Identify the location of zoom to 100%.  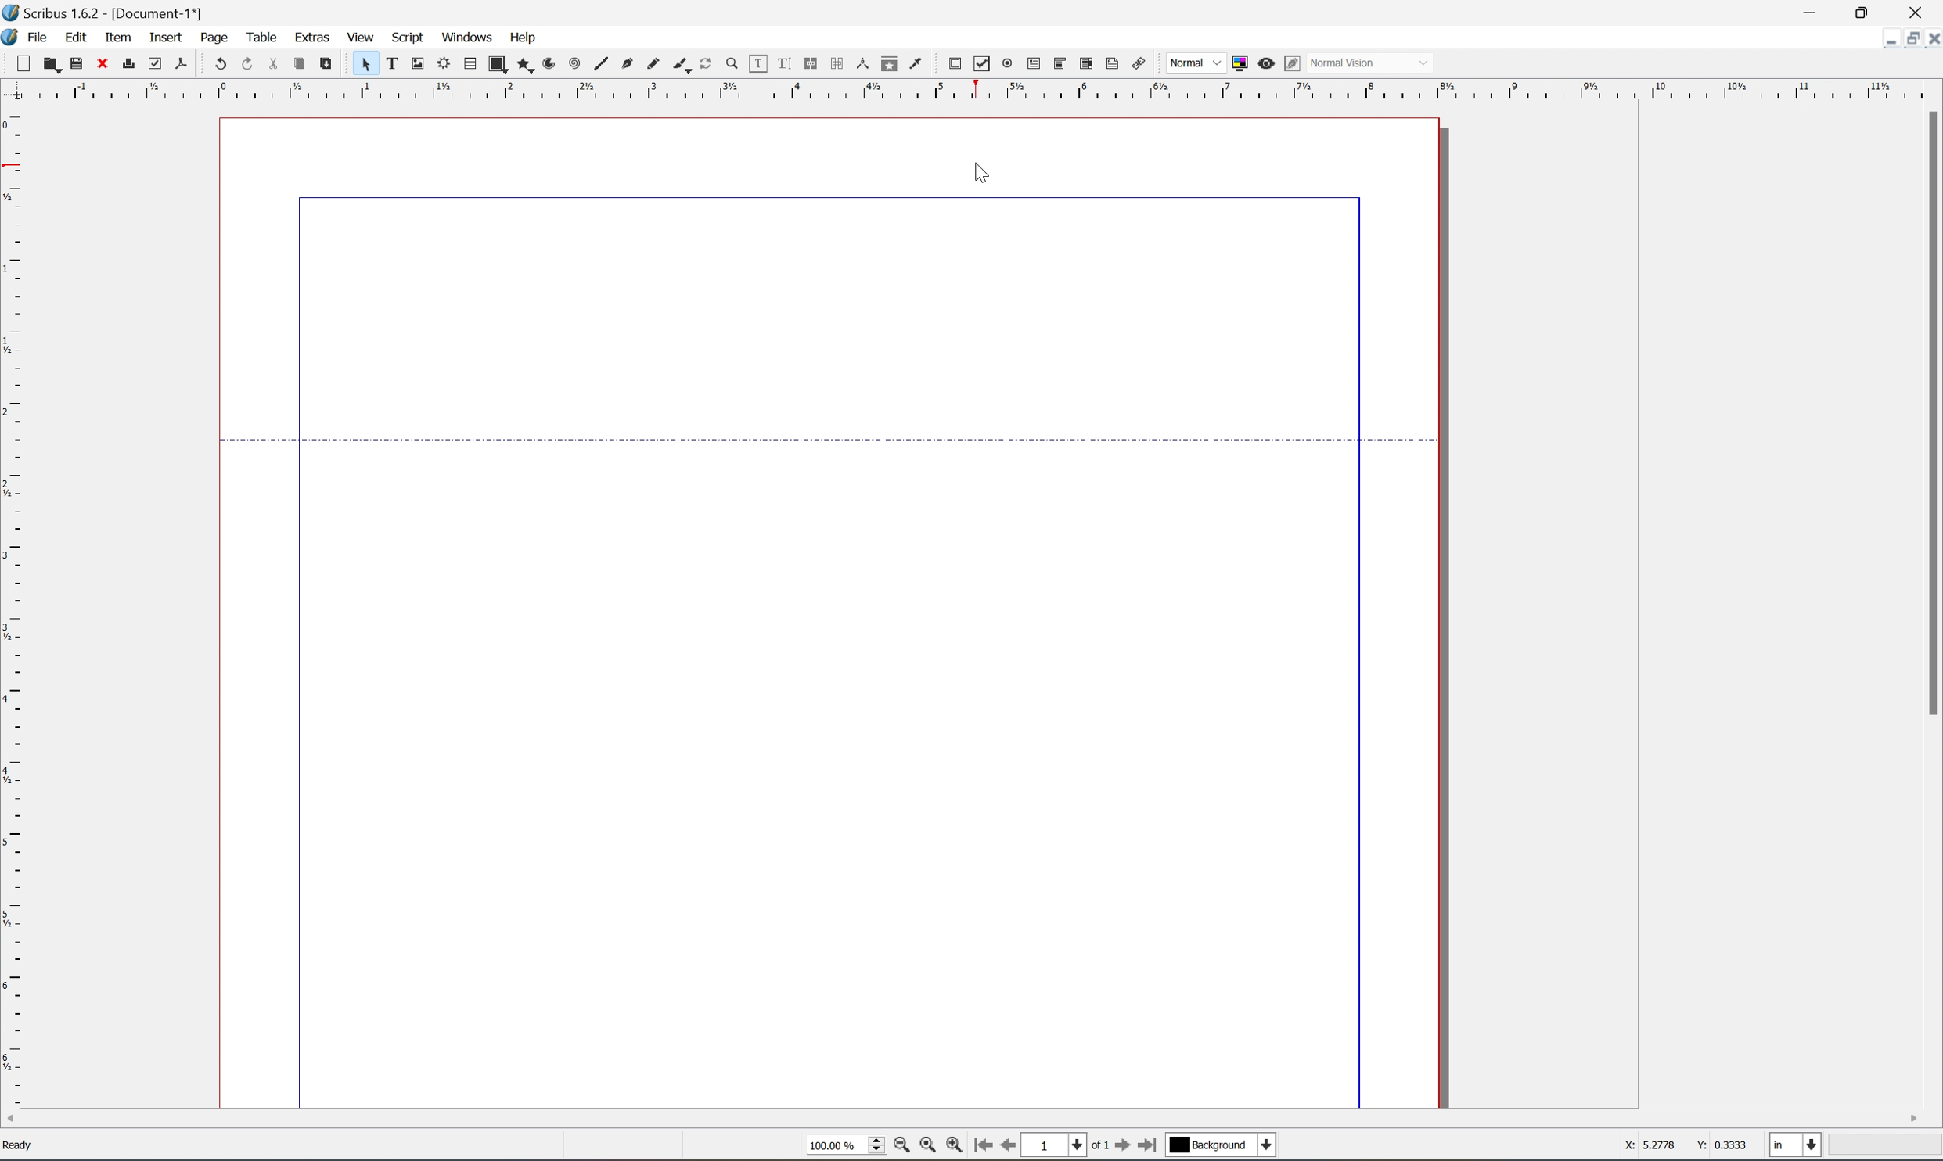
(929, 1148).